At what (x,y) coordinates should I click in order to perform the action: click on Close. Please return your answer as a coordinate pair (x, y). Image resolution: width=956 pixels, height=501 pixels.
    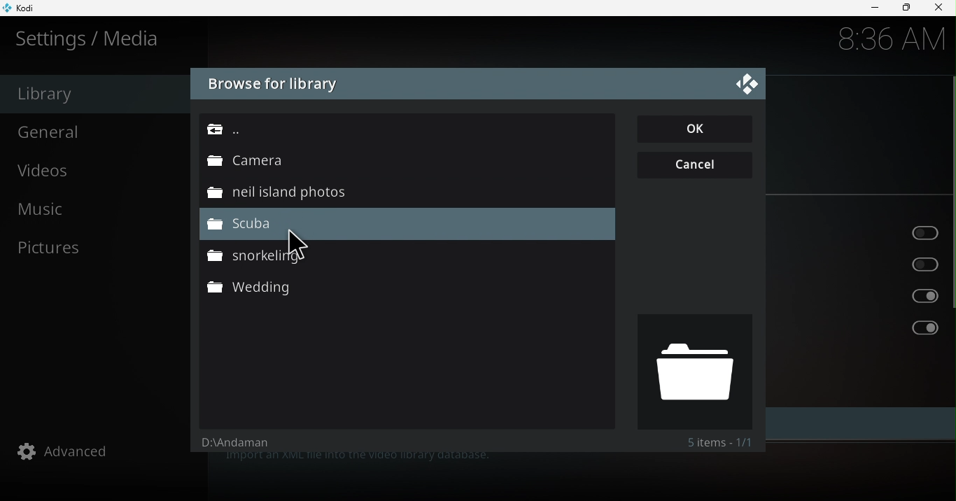
    Looking at the image, I should click on (747, 83).